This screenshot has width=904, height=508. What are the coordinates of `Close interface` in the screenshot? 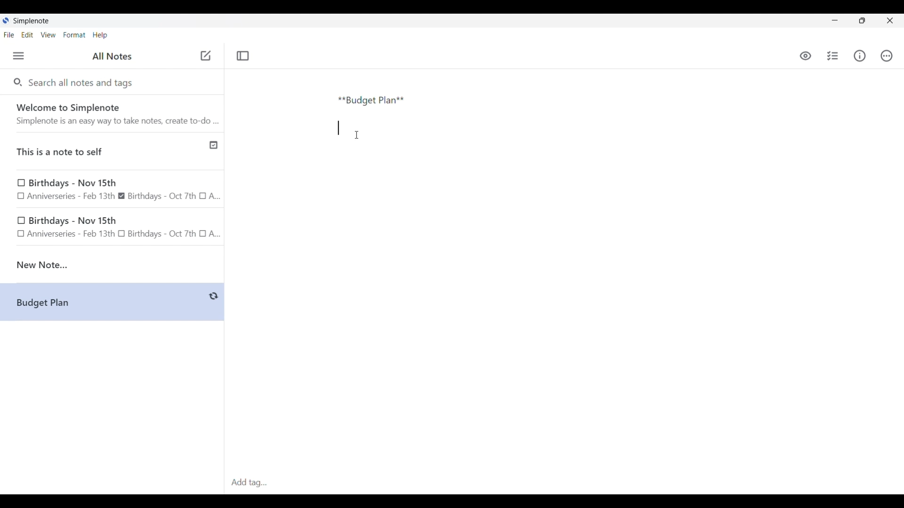 It's located at (890, 20).